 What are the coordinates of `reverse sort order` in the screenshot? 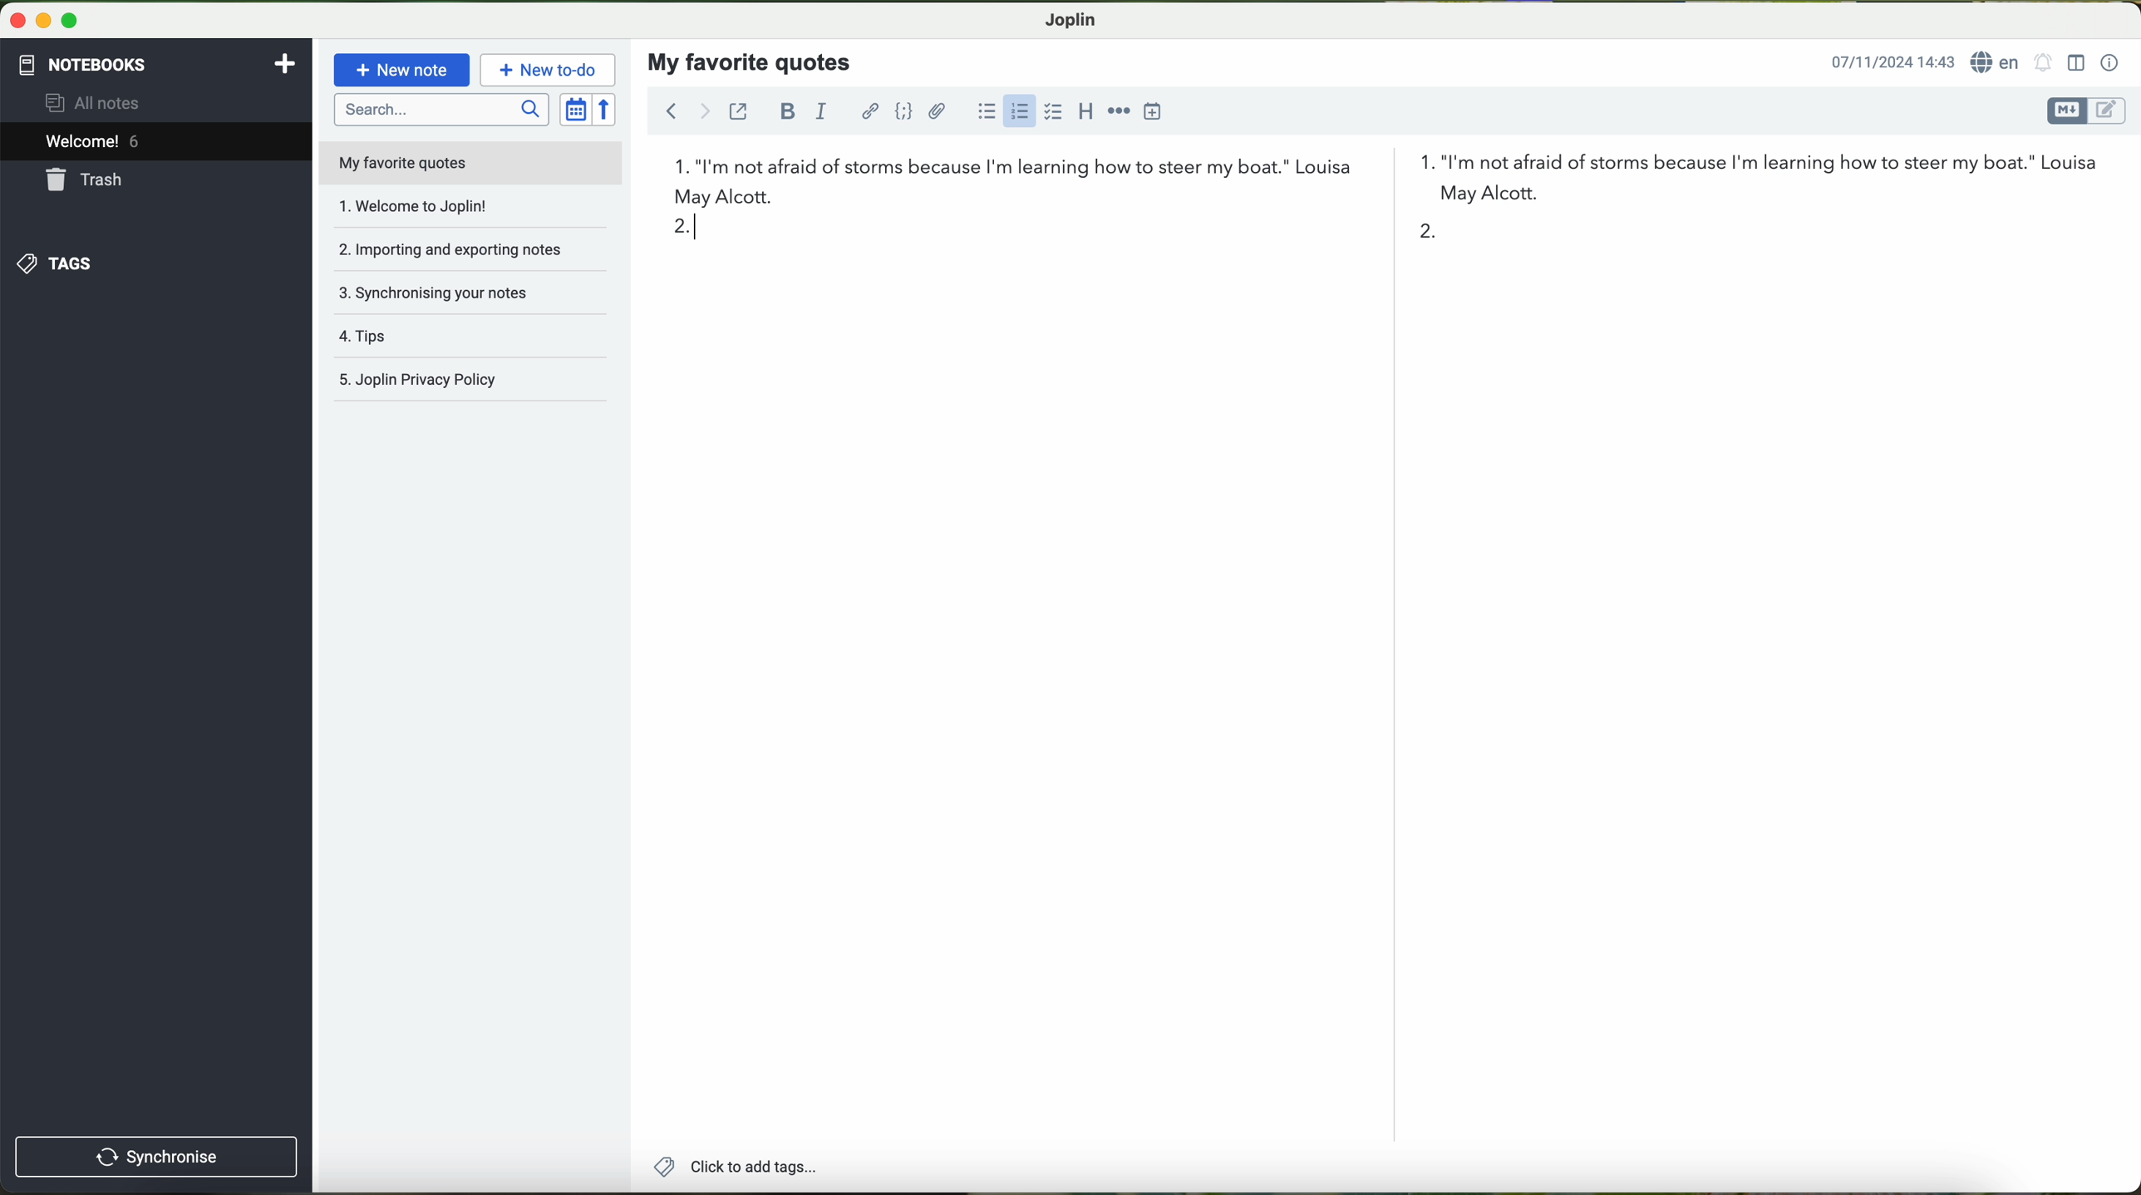 It's located at (606, 110).